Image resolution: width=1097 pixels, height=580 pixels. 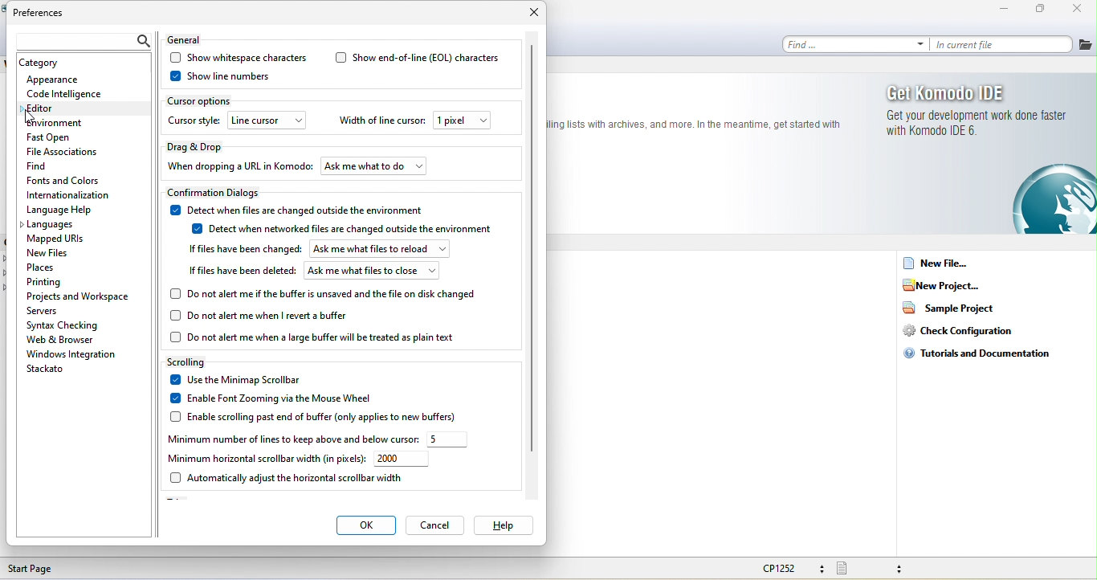 What do you see at coordinates (202, 100) in the screenshot?
I see `cursor options` at bounding box center [202, 100].